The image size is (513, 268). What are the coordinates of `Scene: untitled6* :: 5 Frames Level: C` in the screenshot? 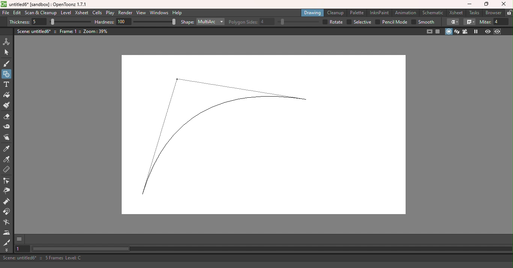 It's located at (256, 258).